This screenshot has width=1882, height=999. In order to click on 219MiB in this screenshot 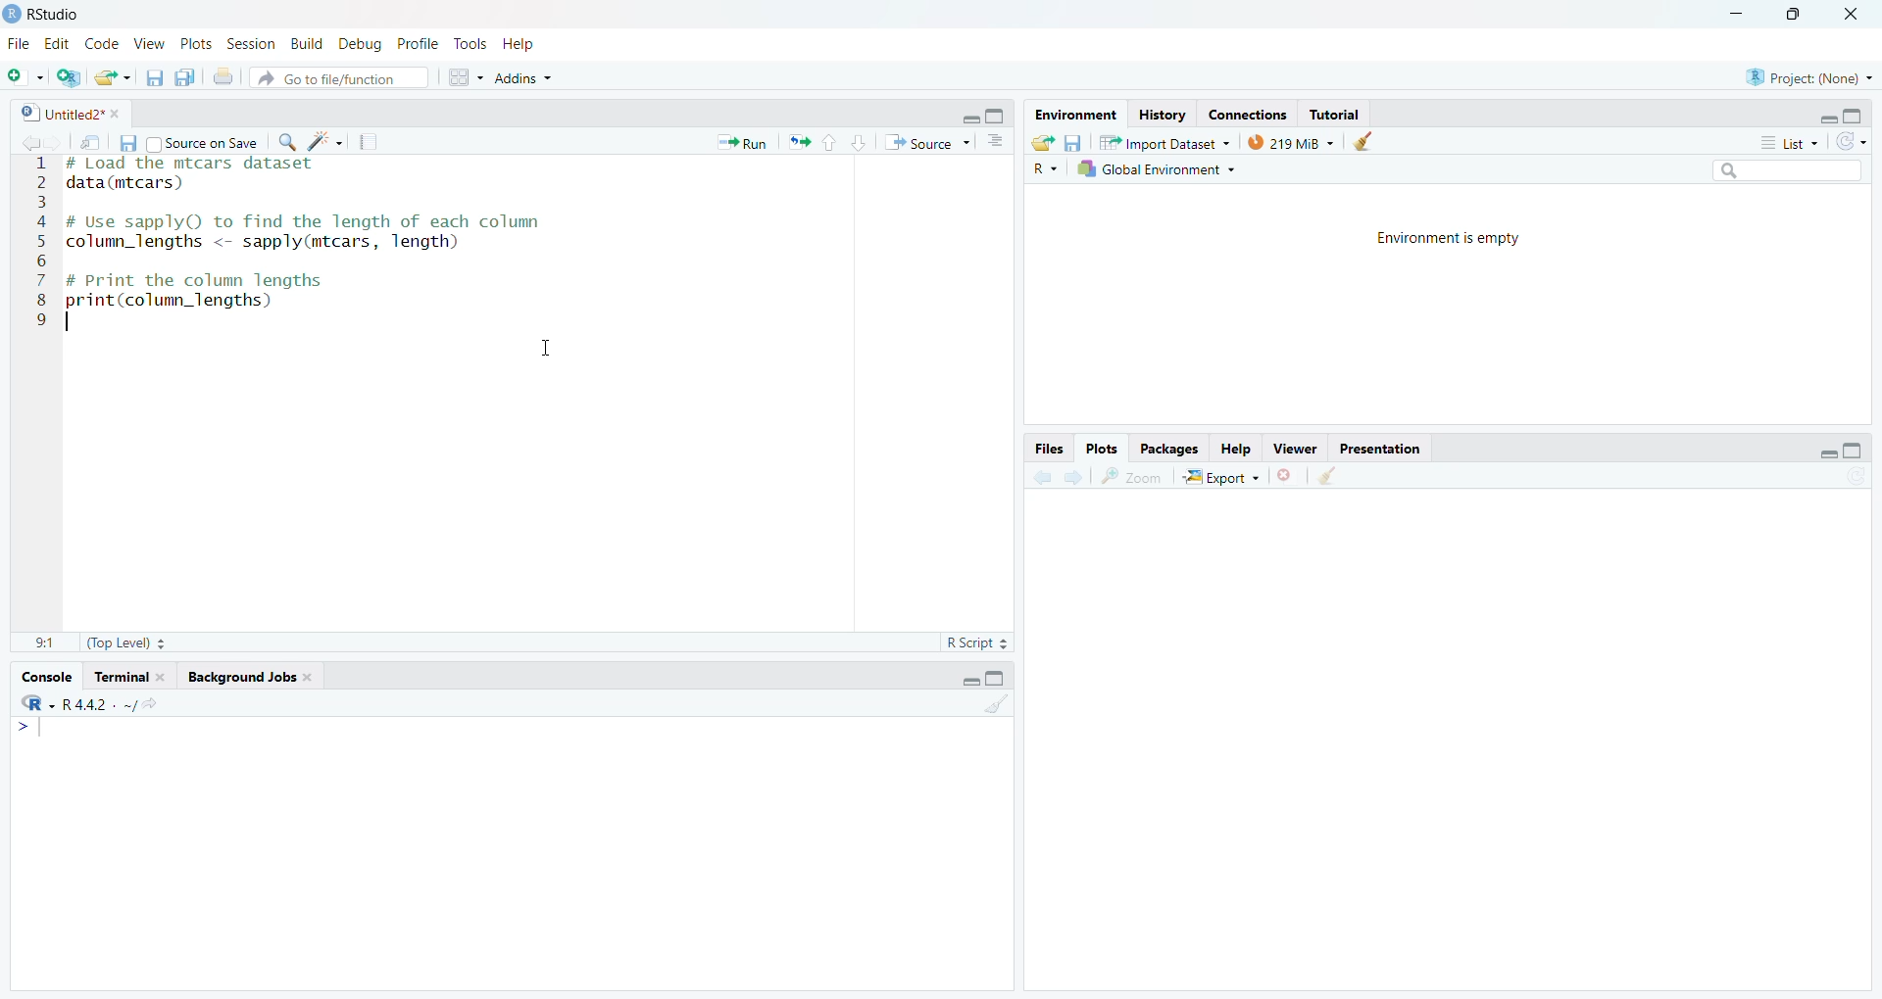, I will do `click(1291, 141)`.